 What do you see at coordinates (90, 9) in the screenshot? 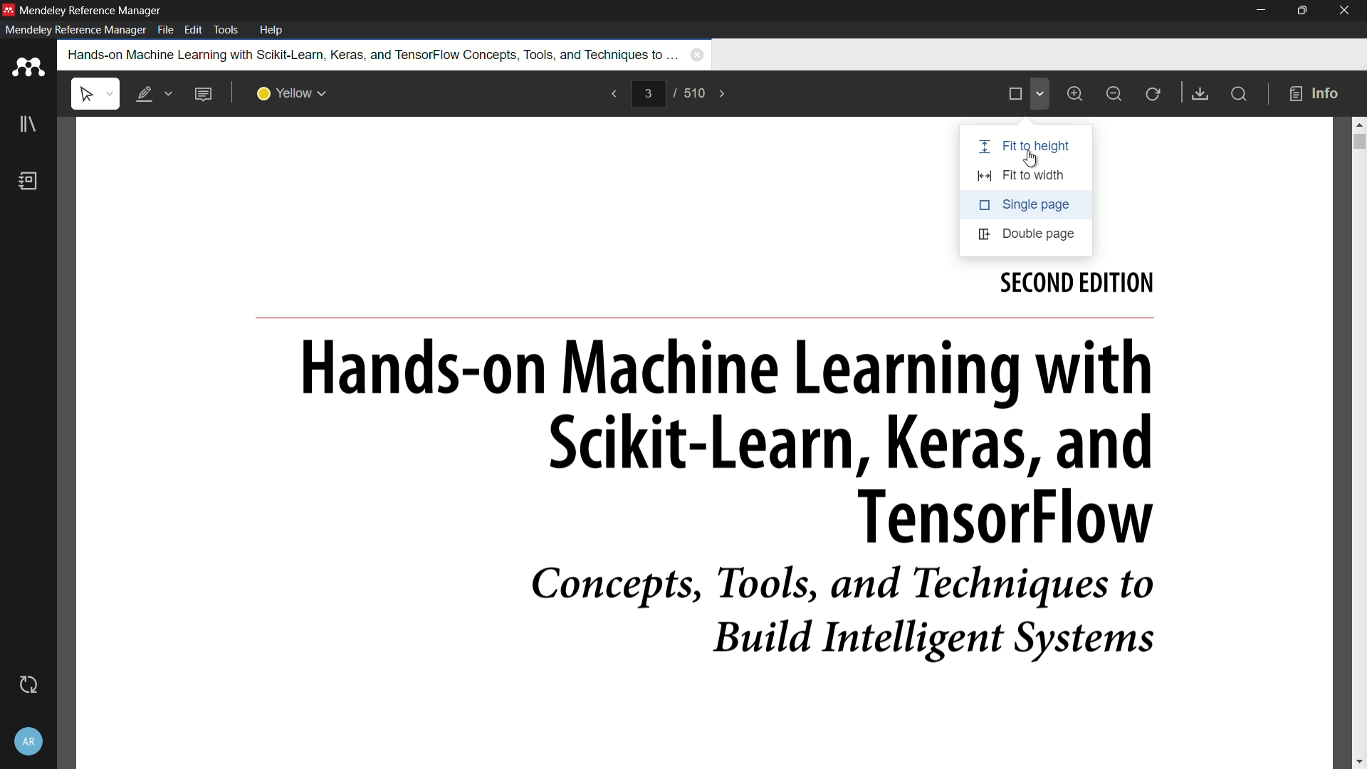
I see `app name` at bounding box center [90, 9].